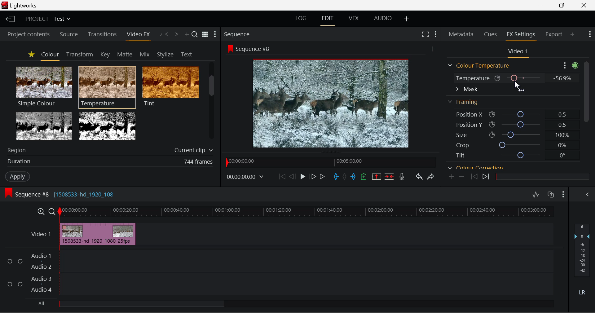  I want to click on Project Title, so click(48, 18).